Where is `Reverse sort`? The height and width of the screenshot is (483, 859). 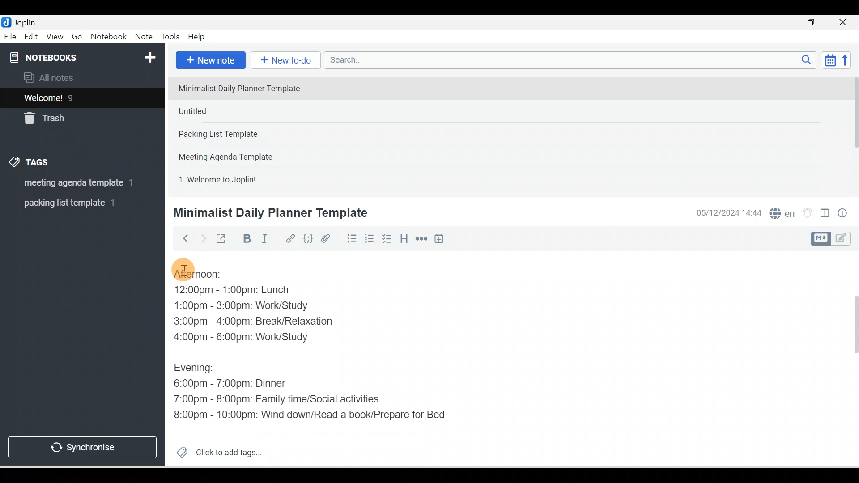
Reverse sort is located at coordinates (848, 60).